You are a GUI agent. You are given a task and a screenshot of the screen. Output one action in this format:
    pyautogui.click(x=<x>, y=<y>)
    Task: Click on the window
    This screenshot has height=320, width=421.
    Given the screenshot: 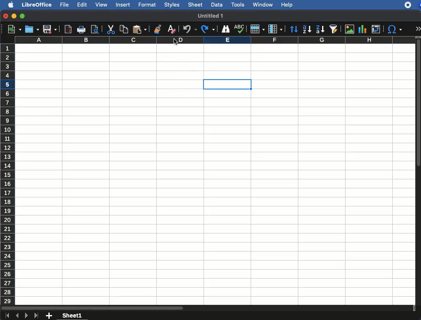 What is the action you would take?
    pyautogui.click(x=262, y=5)
    